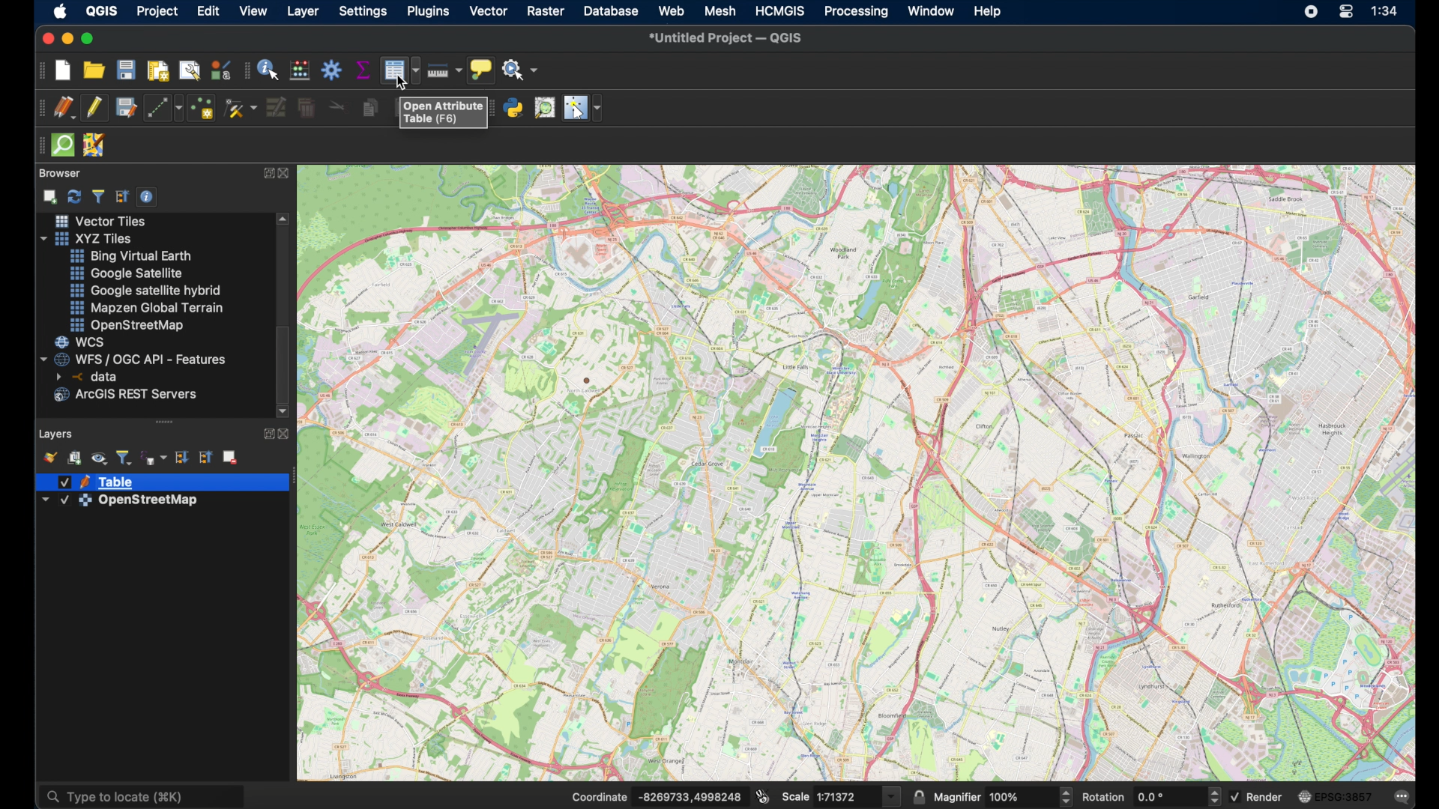 This screenshot has height=809, width=1439. I want to click on xyz tiles, so click(86, 237).